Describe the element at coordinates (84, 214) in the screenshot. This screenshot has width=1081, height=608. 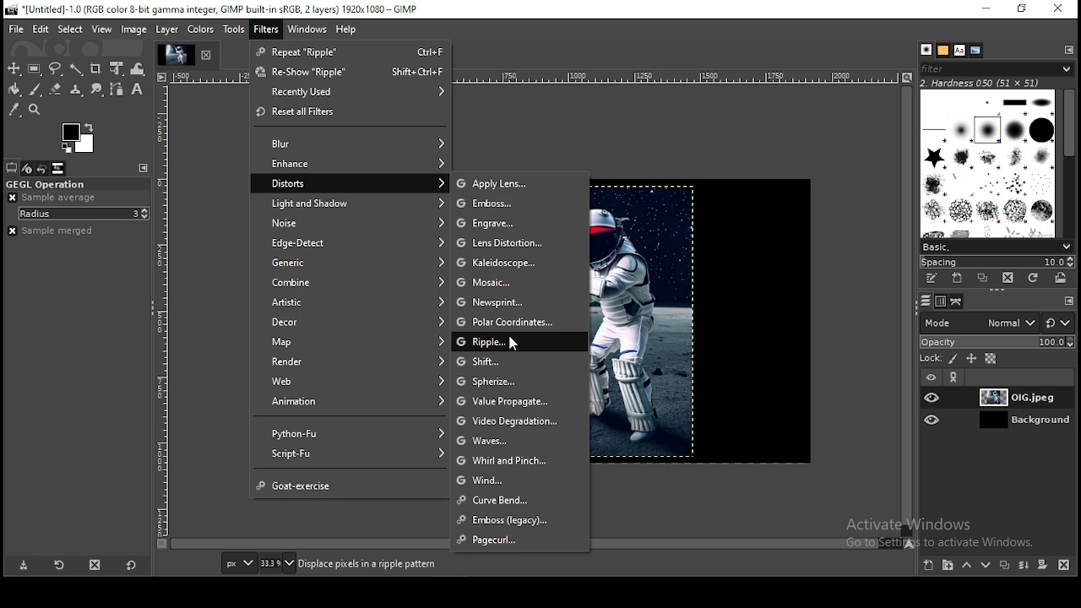
I see `radius` at that location.